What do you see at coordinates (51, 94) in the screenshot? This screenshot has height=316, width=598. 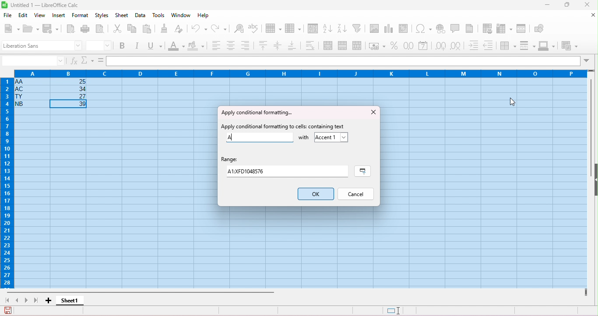 I see `cell ranges with data` at bounding box center [51, 94].